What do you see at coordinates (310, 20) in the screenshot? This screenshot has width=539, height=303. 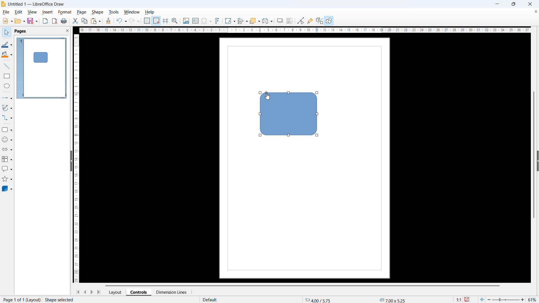 I see `show gluepoint function` at bounding box center [310, 20].